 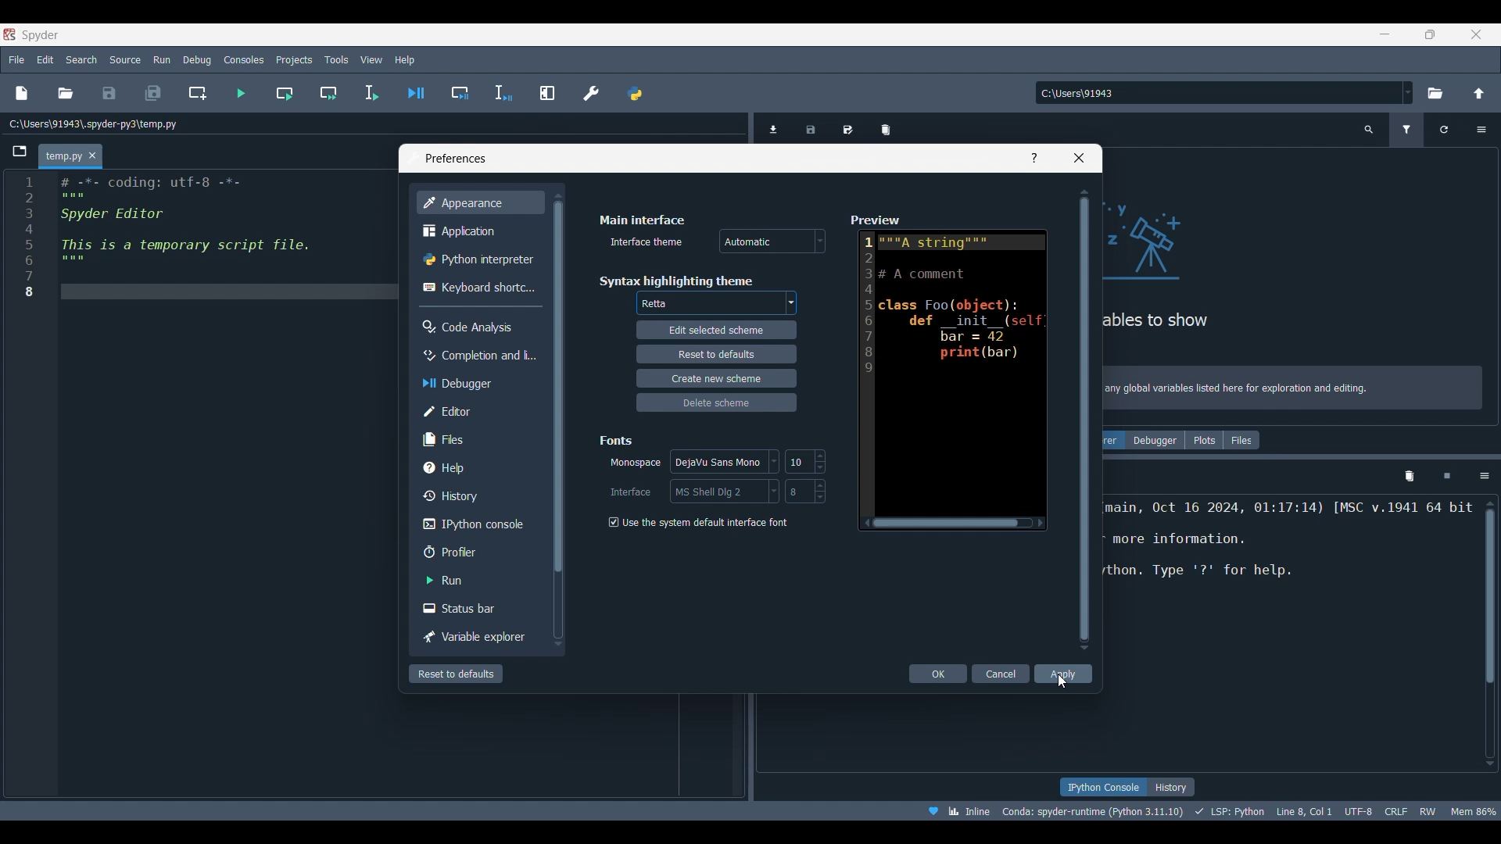 What do you see at coordinates (657, 304) in the screenshot?
I see `Selected theme: retta` at bounding box center [657, 304].